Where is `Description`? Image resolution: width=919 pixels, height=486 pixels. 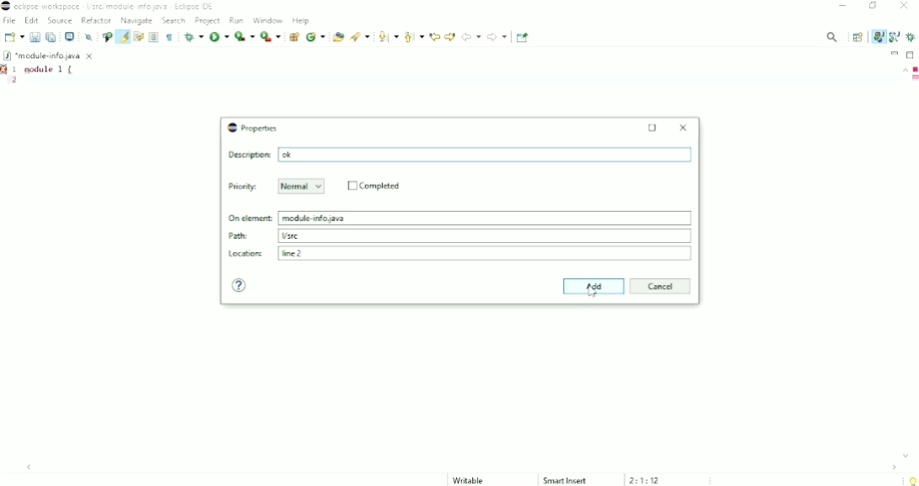
Description is located at coordinates (459, 155).